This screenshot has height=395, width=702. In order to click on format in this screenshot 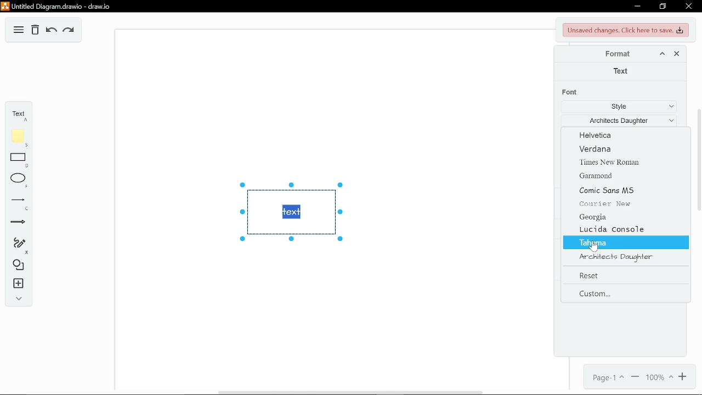, I will do `click(618, 55)`.